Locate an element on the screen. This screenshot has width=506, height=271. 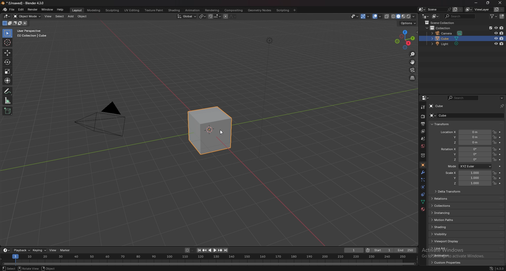
auto keying is located at coordinates (189, 250).